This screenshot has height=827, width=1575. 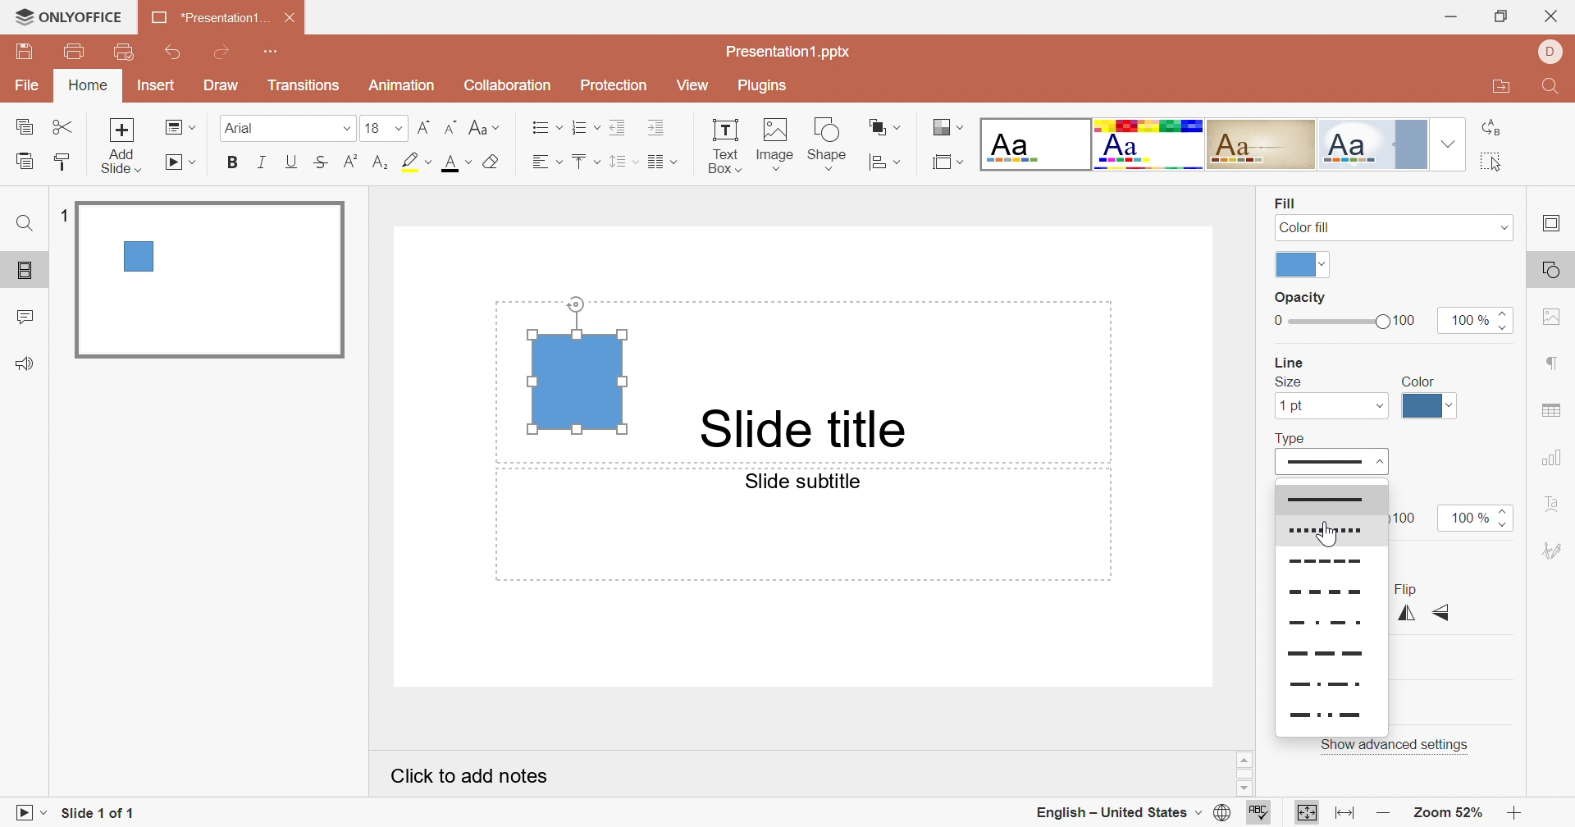 What do you see at coordinates (383, 128) in the screenshot?
I see `13` at bounding box center [383, 128].